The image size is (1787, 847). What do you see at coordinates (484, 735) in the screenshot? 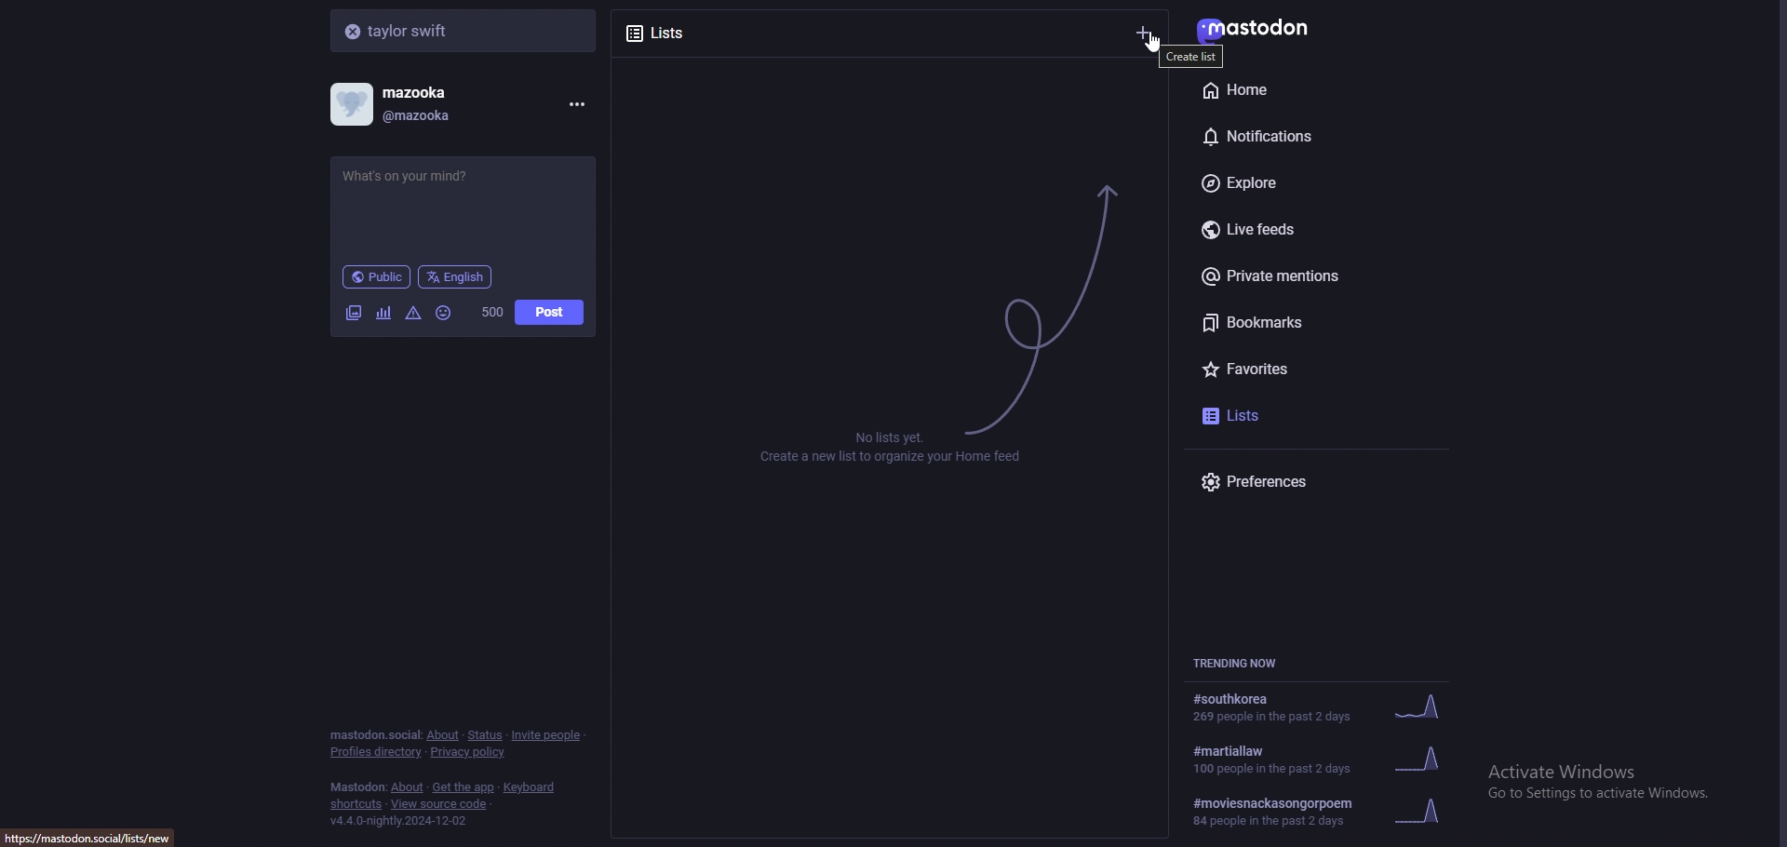
I see `status` at bounding box center [484, 735].